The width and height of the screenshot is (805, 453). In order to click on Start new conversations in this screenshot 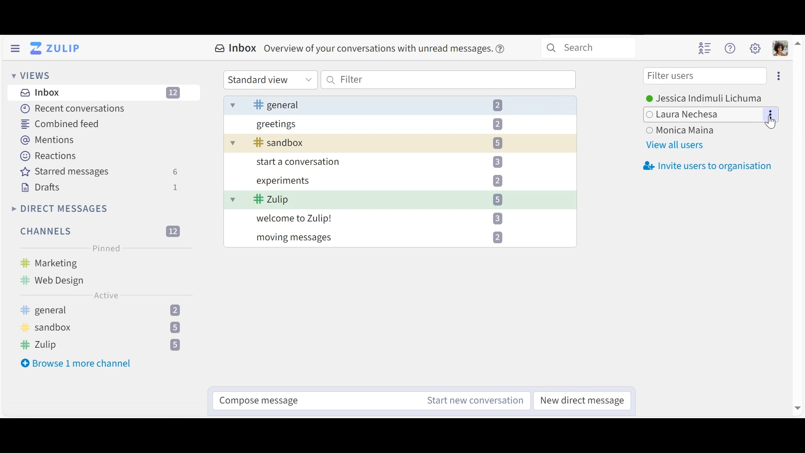, I will do `click(473, 400)`.